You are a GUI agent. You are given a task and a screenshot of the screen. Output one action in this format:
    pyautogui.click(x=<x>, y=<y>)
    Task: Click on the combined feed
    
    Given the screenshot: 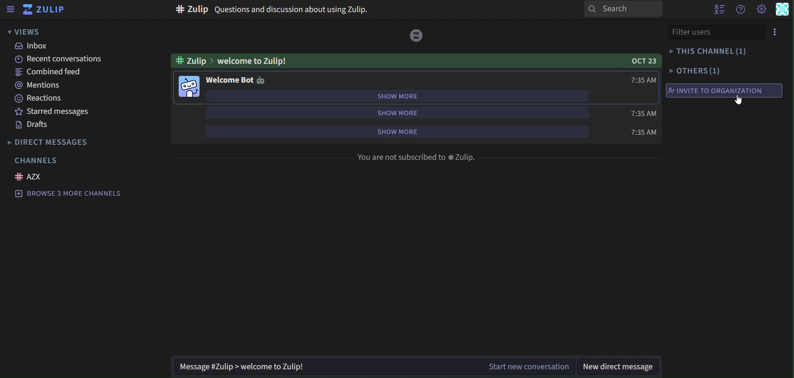 What is the action you would take?
    pyautogui.click(x=56, y=72)
    